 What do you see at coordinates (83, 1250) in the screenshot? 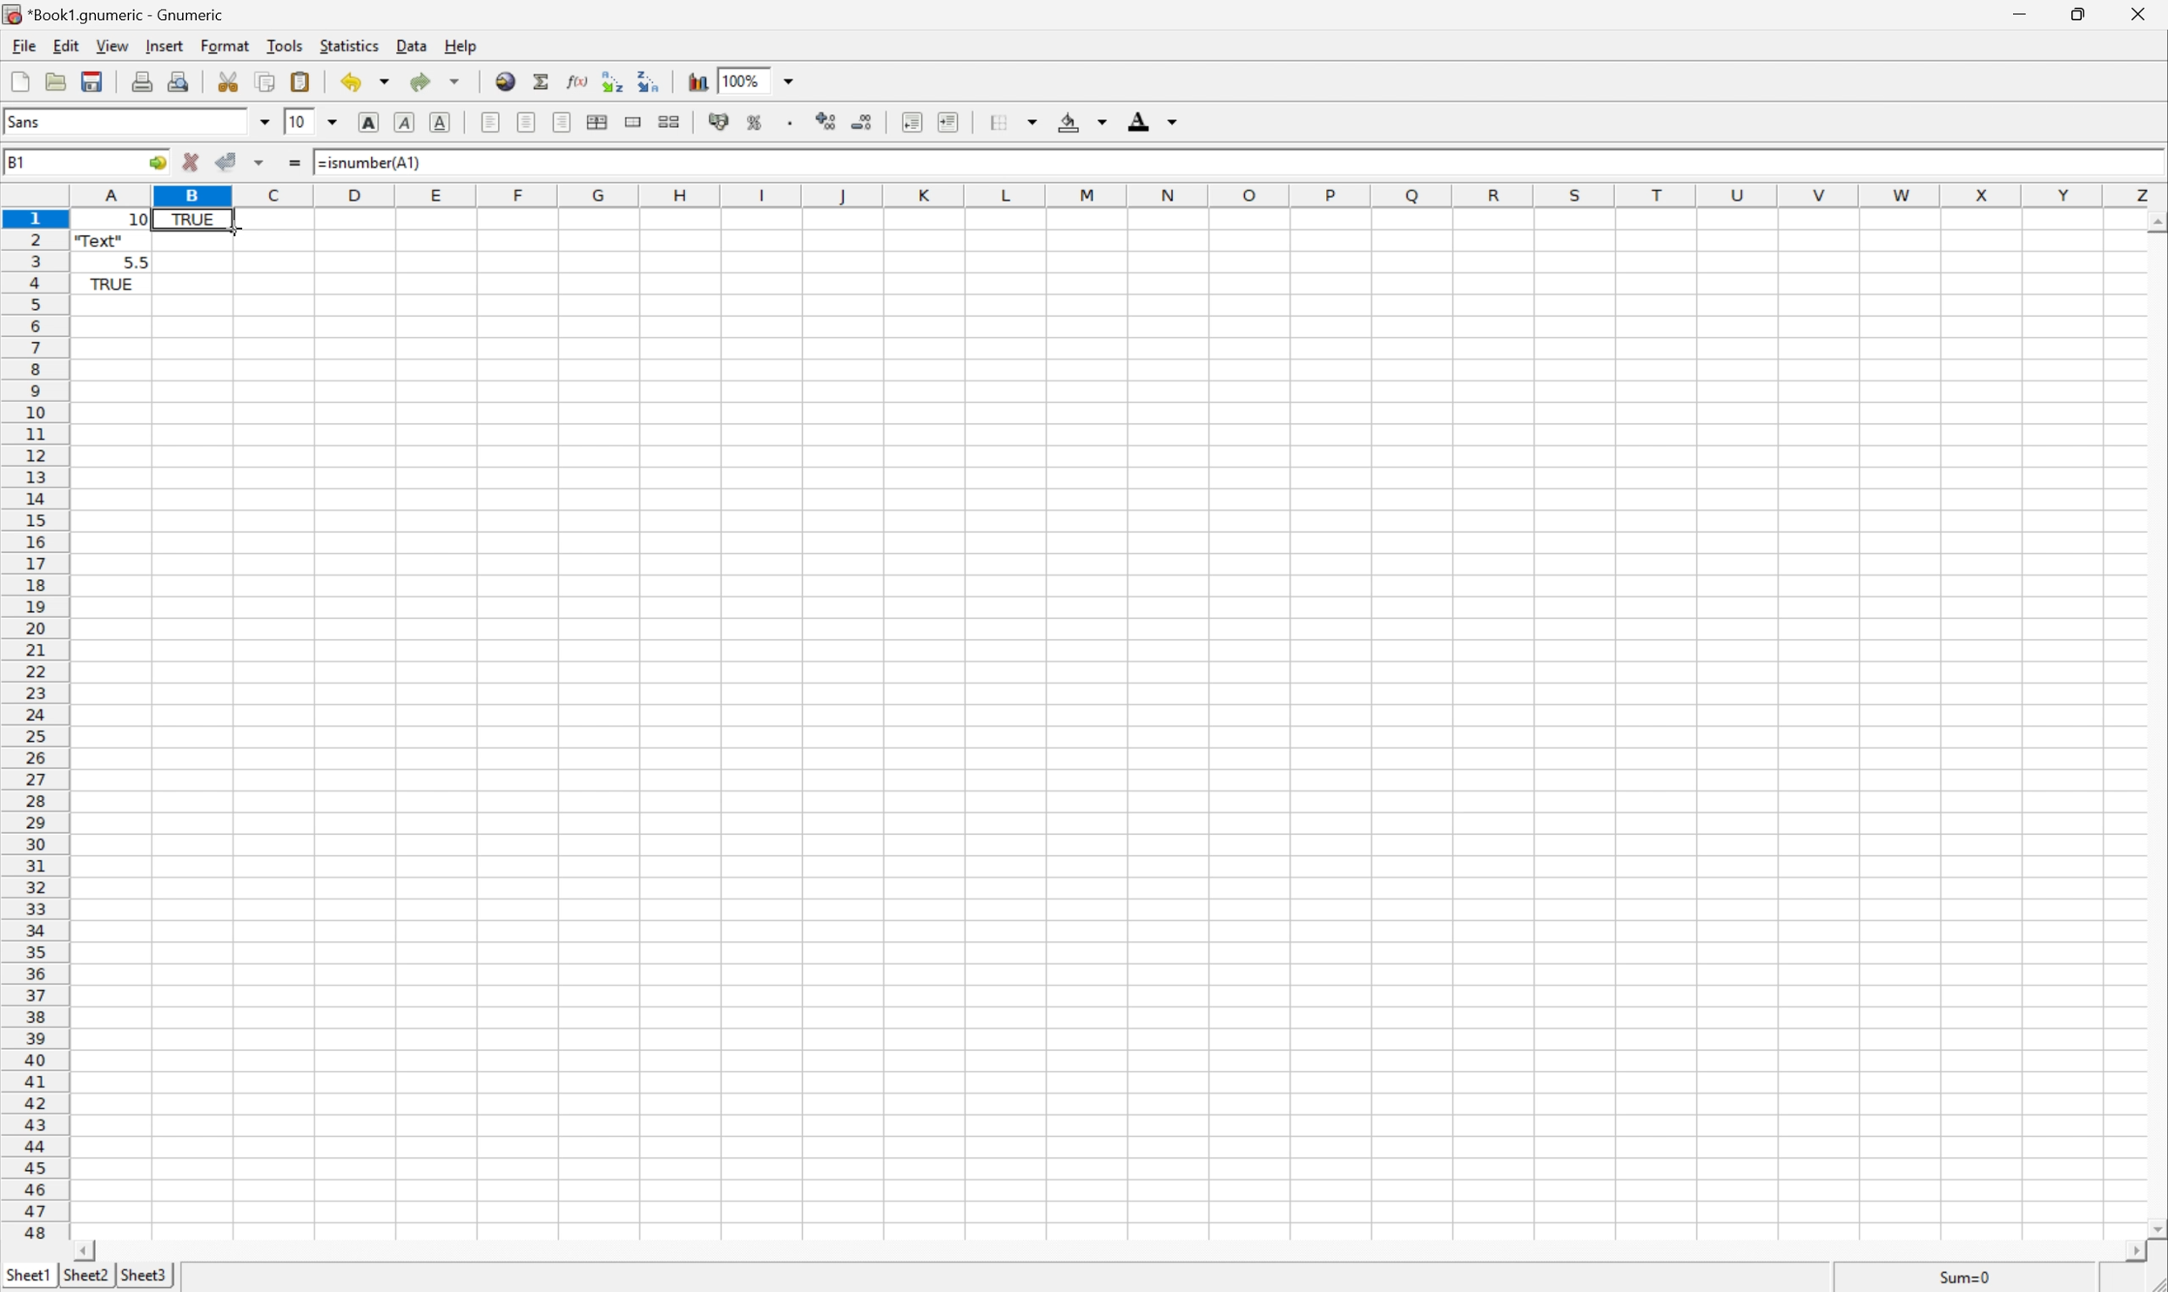
I see `Scroll Left` at bounding box center [83, 1250].